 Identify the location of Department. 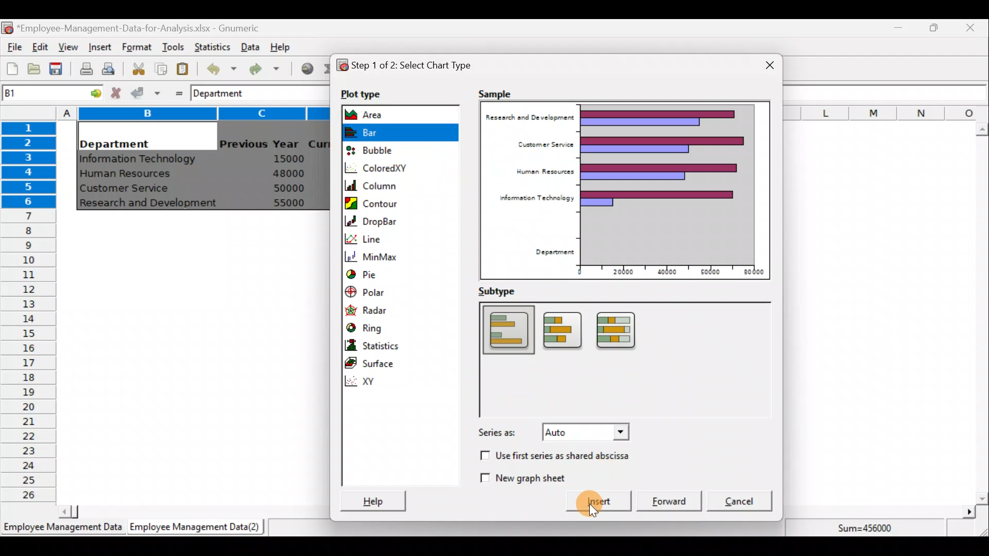
(114, 141).